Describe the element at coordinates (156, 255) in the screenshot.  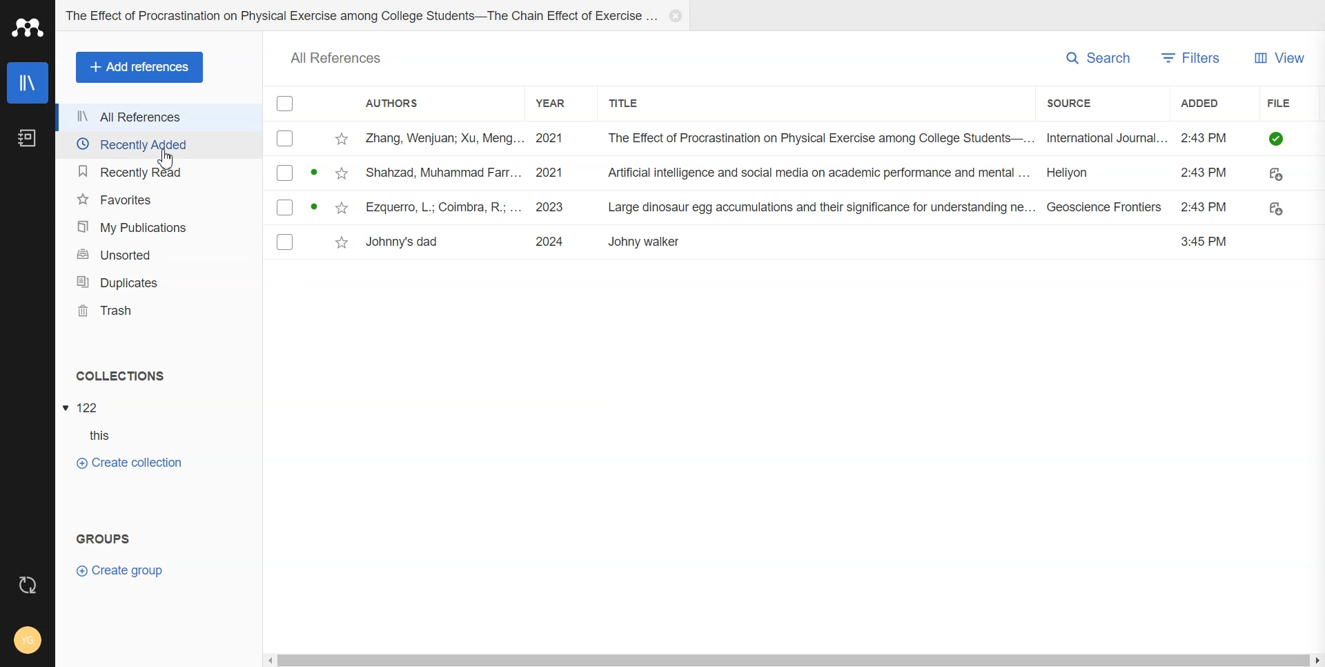
I see `Unsorted` at that location.